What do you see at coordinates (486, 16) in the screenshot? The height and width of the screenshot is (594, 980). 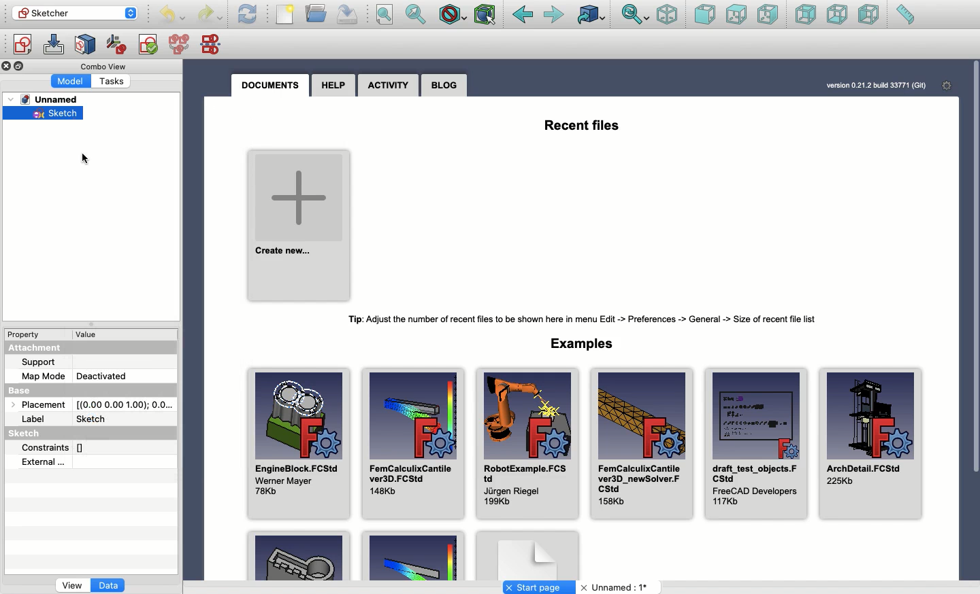 I see `Bounding box` at bounding box center [486, 16].